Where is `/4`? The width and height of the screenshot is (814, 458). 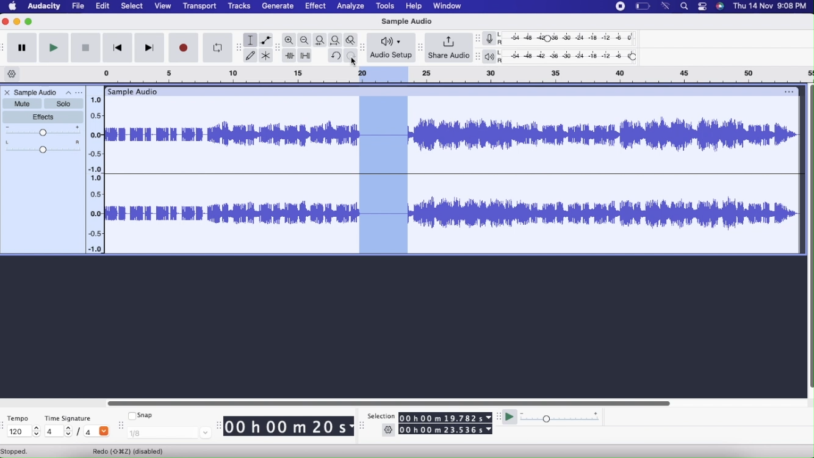 /4 is located at coordinates (95, 431).